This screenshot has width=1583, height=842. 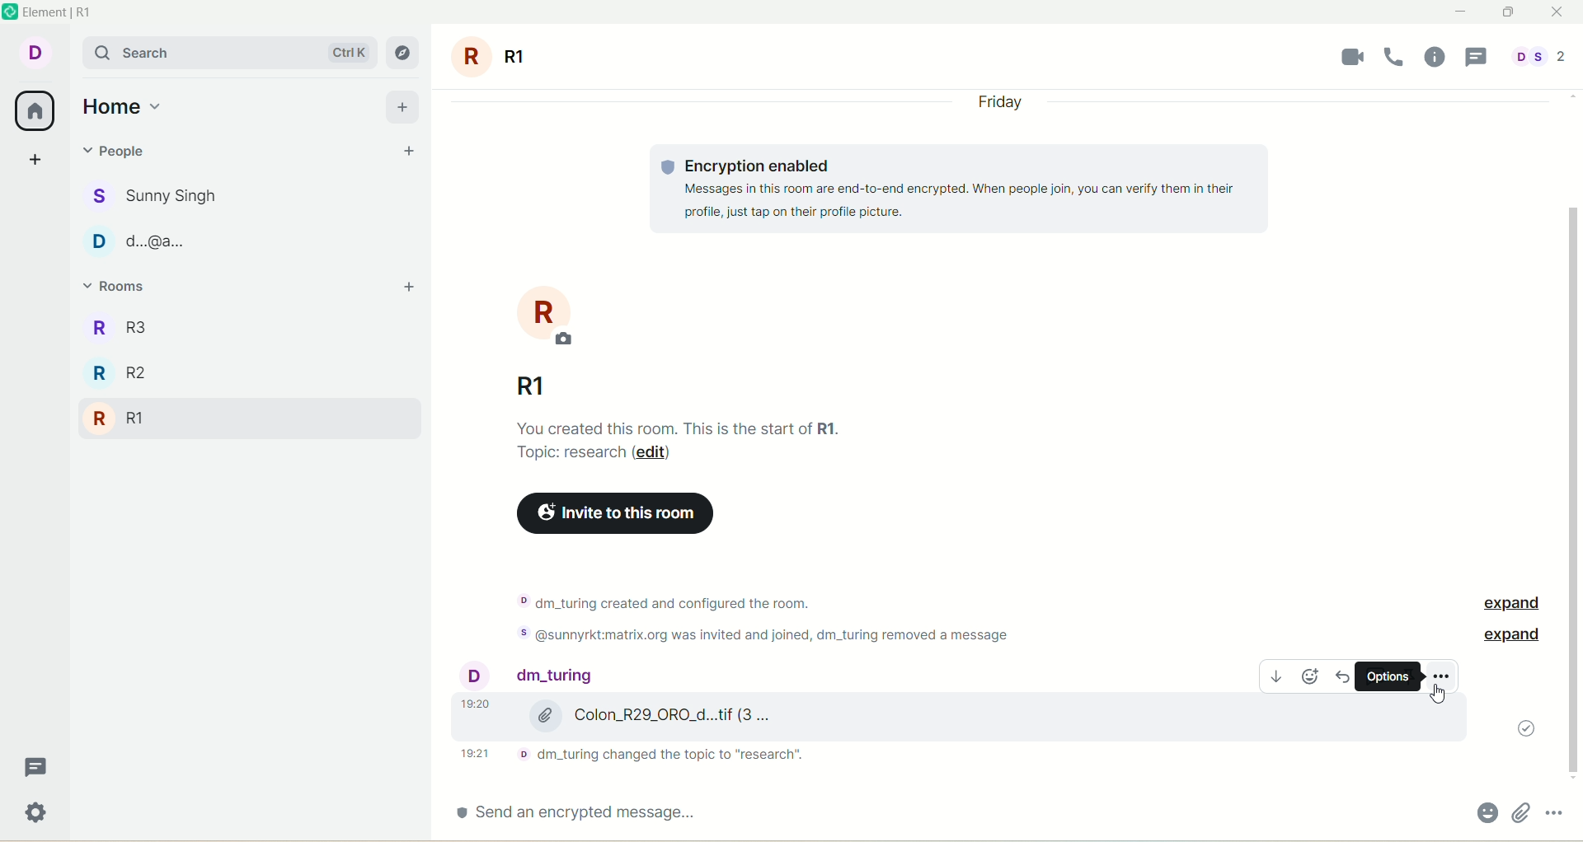 I want to click on text, so click(x=681, y=437).